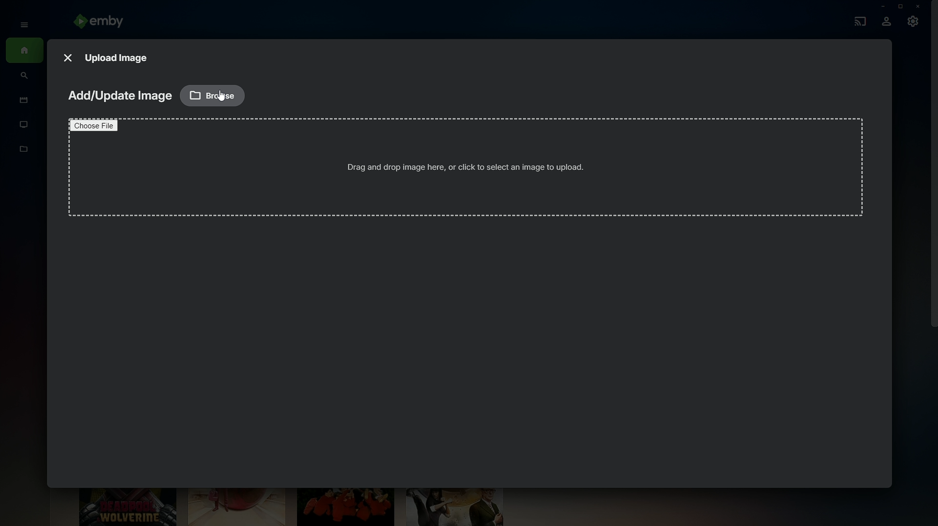 Image resolution: width=938 pixels, height=526 pixels. I want to click on Metadata, so click(24, 154).